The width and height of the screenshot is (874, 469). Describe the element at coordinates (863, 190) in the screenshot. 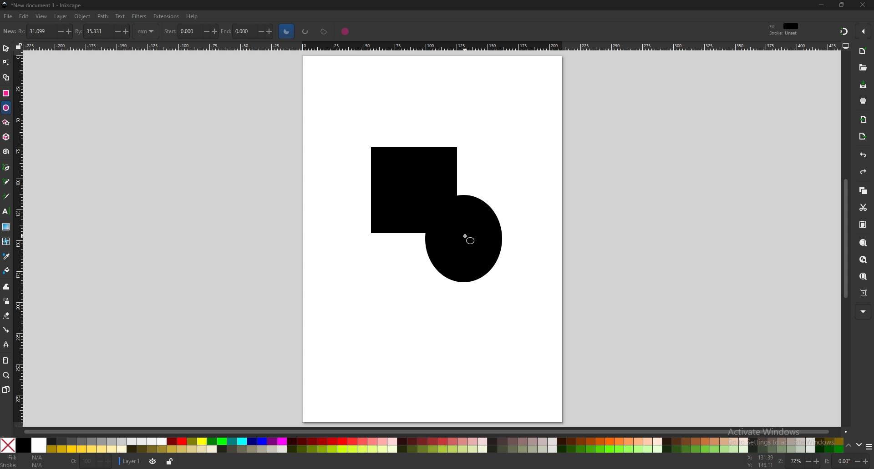

I see `copy` at that location.